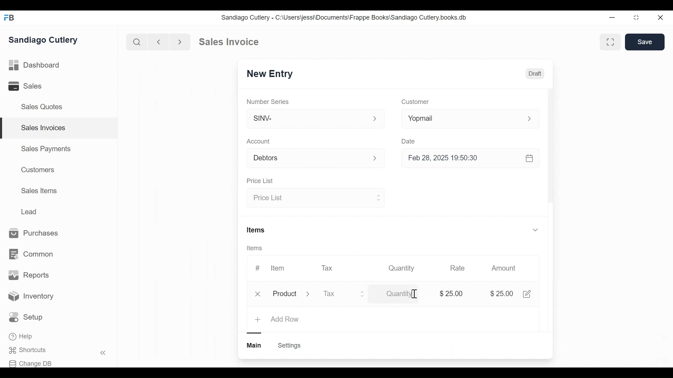 Image resolution: width=673 pixels, height=378 pixels. I want to click on Sales Payments, so click(45, 149).